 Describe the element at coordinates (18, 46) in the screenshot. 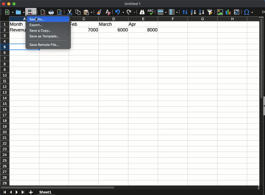

I see `selection` at that location.